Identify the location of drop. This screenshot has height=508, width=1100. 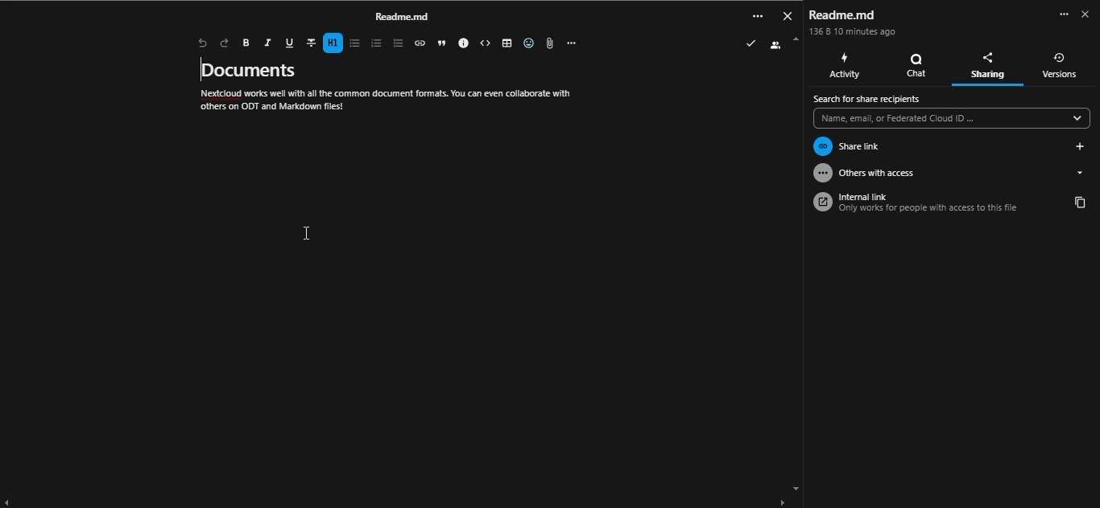
(1079, 173).